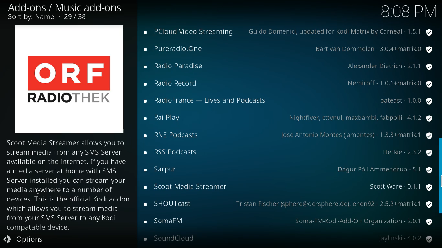 This screenshot has width=442, height=248. What do you see at coordinates (343, 31) in the screenshot?
I see `provider` at bounding box center [343, 31].